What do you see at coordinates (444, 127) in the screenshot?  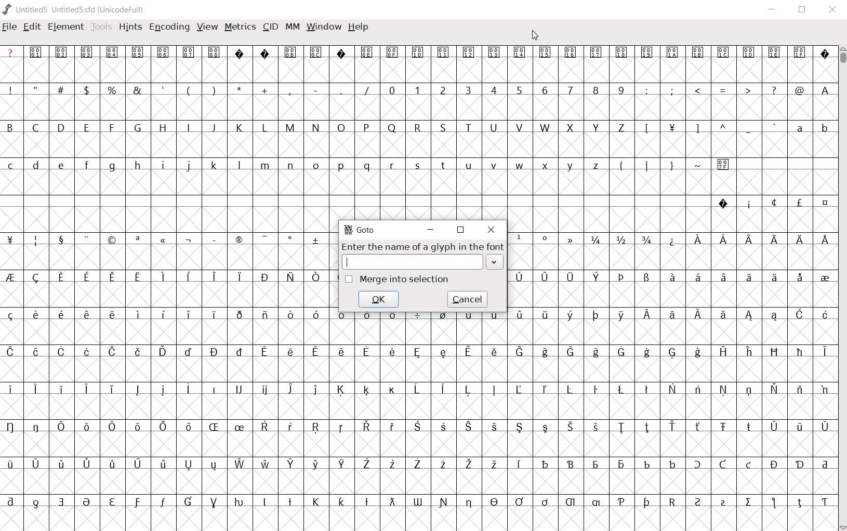 I see `S` at bounding box center [444, 127].